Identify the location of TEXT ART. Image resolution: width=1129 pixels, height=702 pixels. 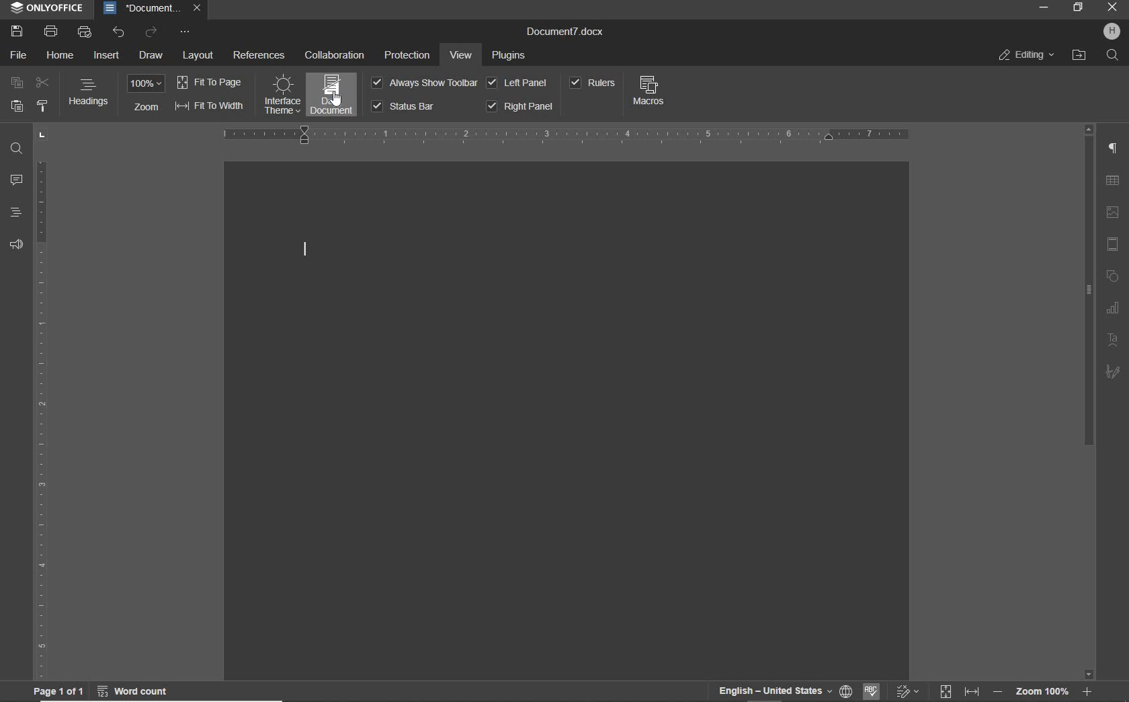
(1114, 340).